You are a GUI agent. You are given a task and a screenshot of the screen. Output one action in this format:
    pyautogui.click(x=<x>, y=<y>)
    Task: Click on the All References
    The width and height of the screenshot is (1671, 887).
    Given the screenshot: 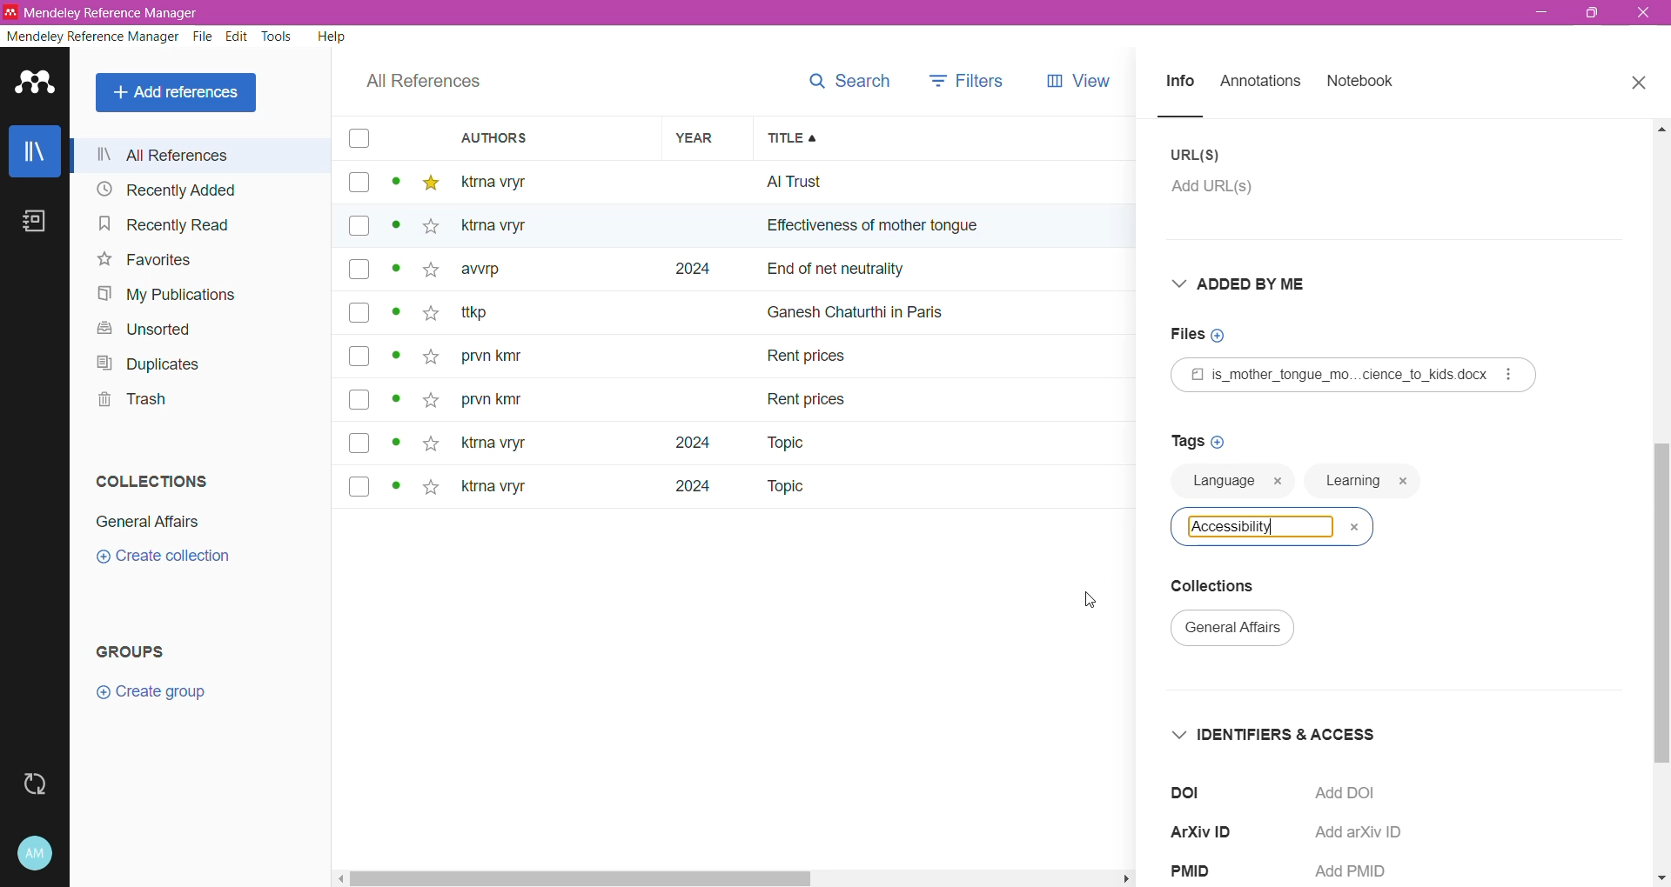 What is the action you would take?
    pyautogui.click(x=202, y=155)
    